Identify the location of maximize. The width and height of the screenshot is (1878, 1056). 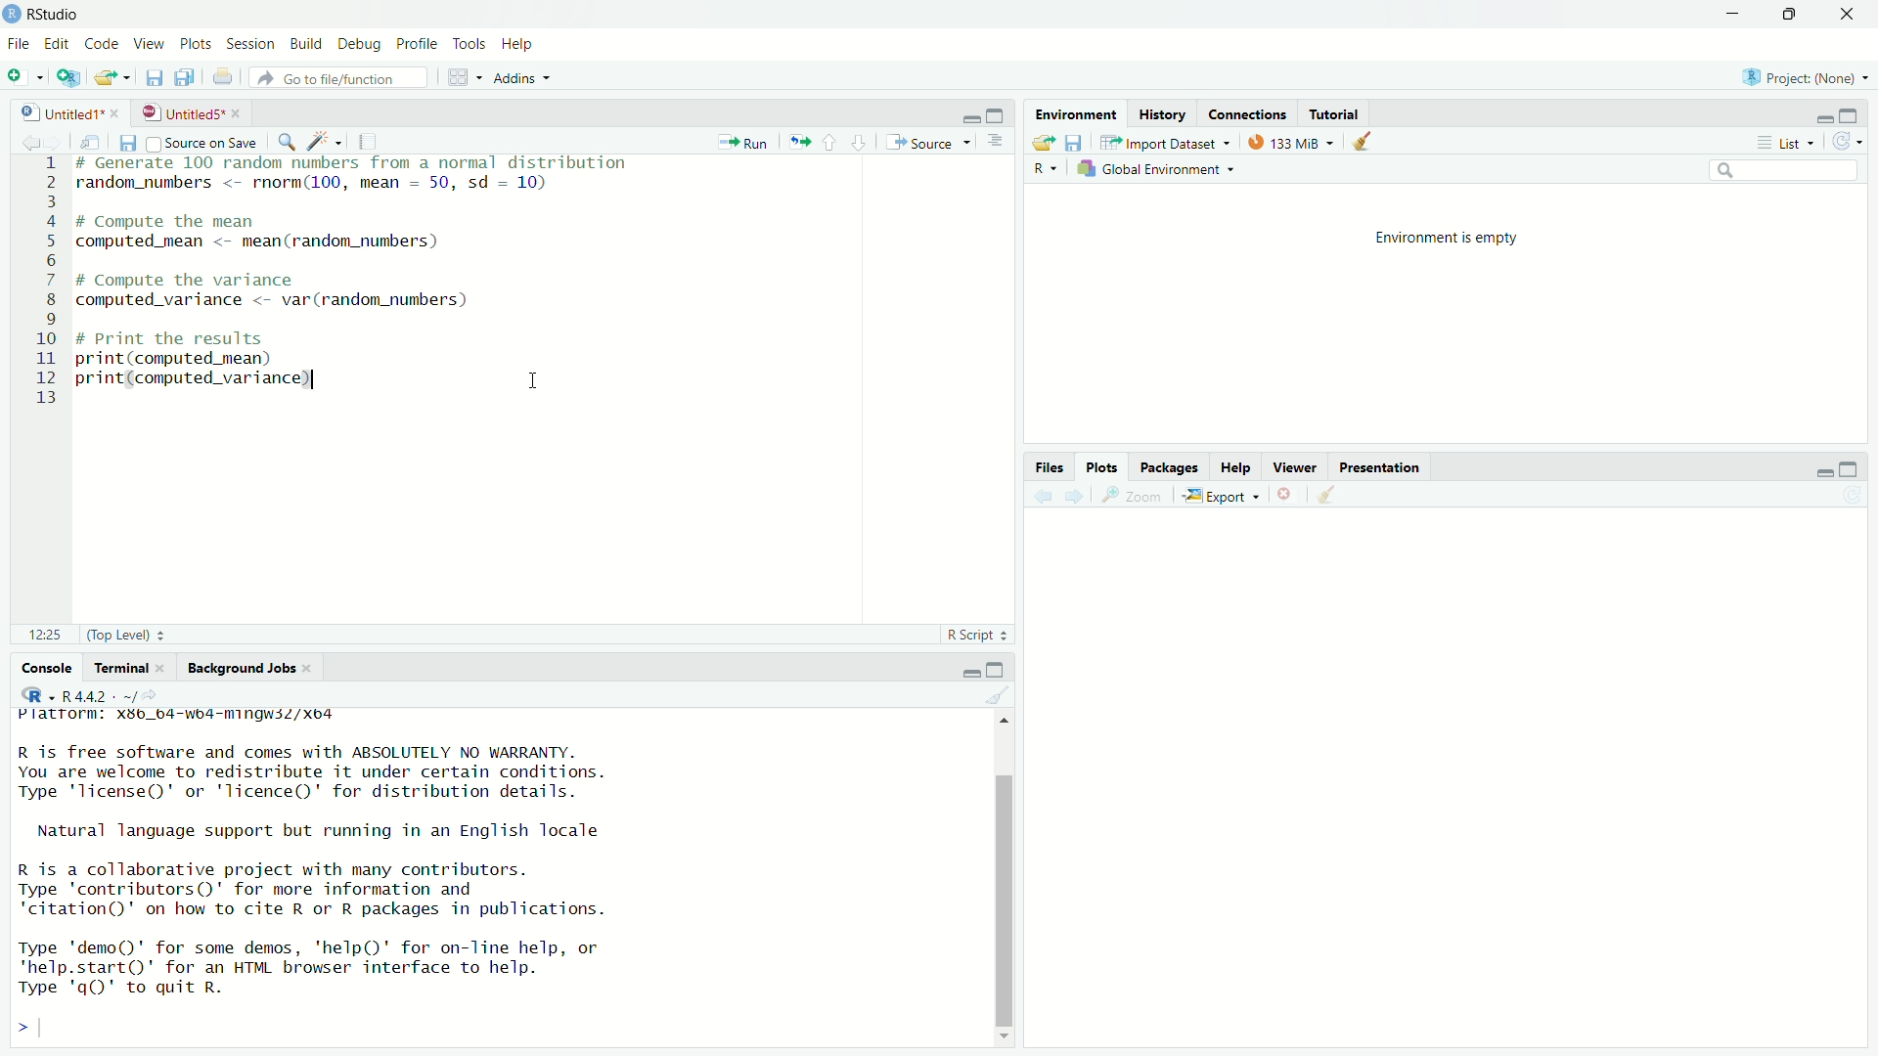
(1858, 467).